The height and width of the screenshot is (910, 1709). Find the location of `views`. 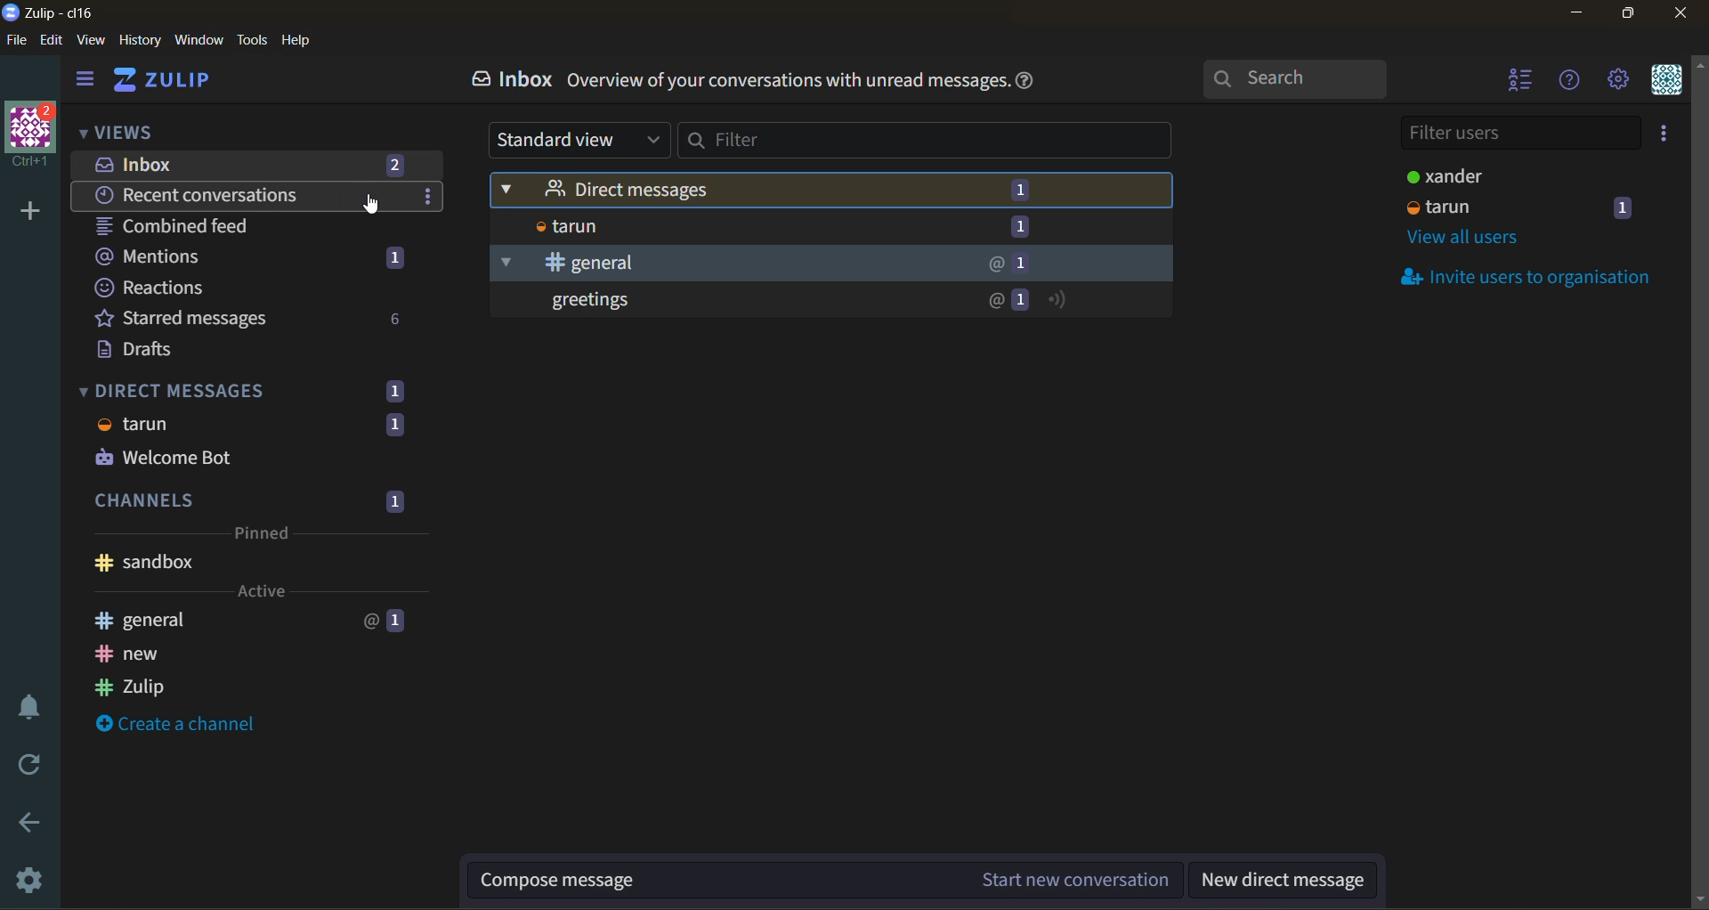

views is located at coordinates (145, 129).